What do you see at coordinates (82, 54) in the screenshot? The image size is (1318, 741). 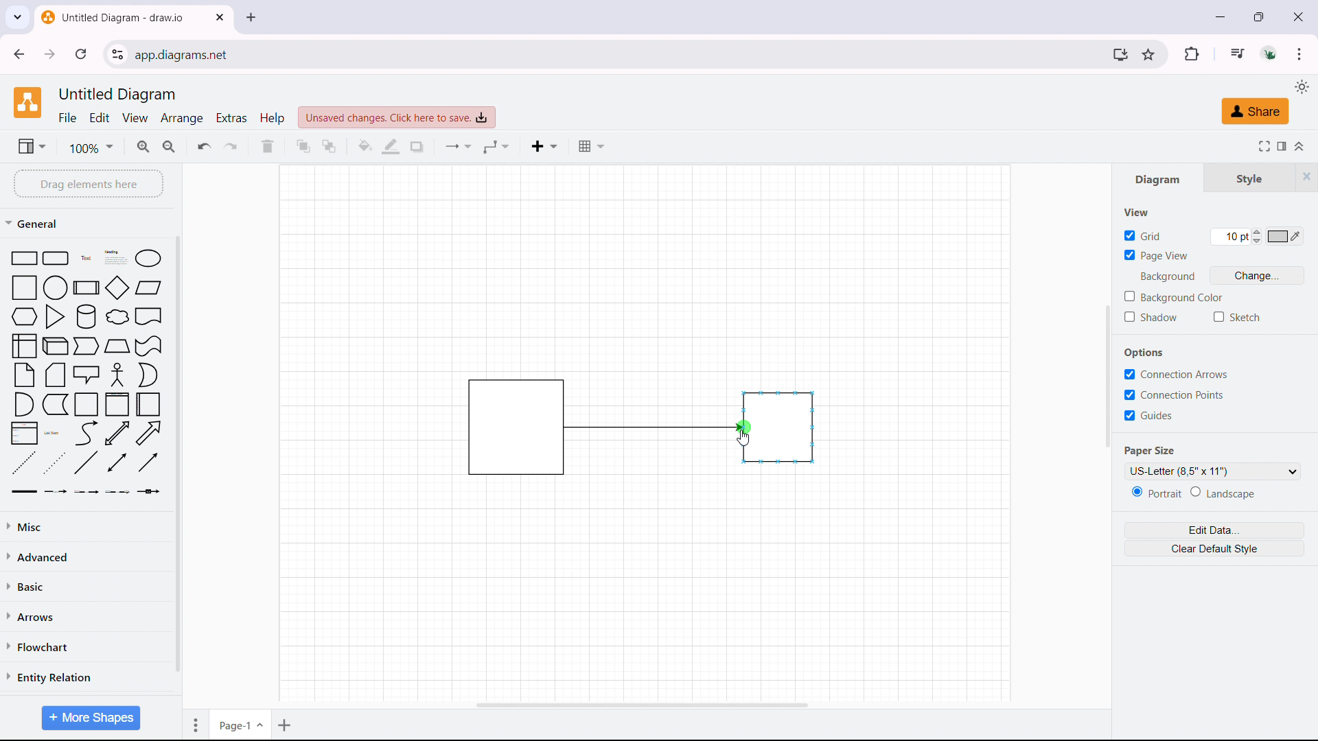 I see `refresh this page` at bounding box center [82, 54].